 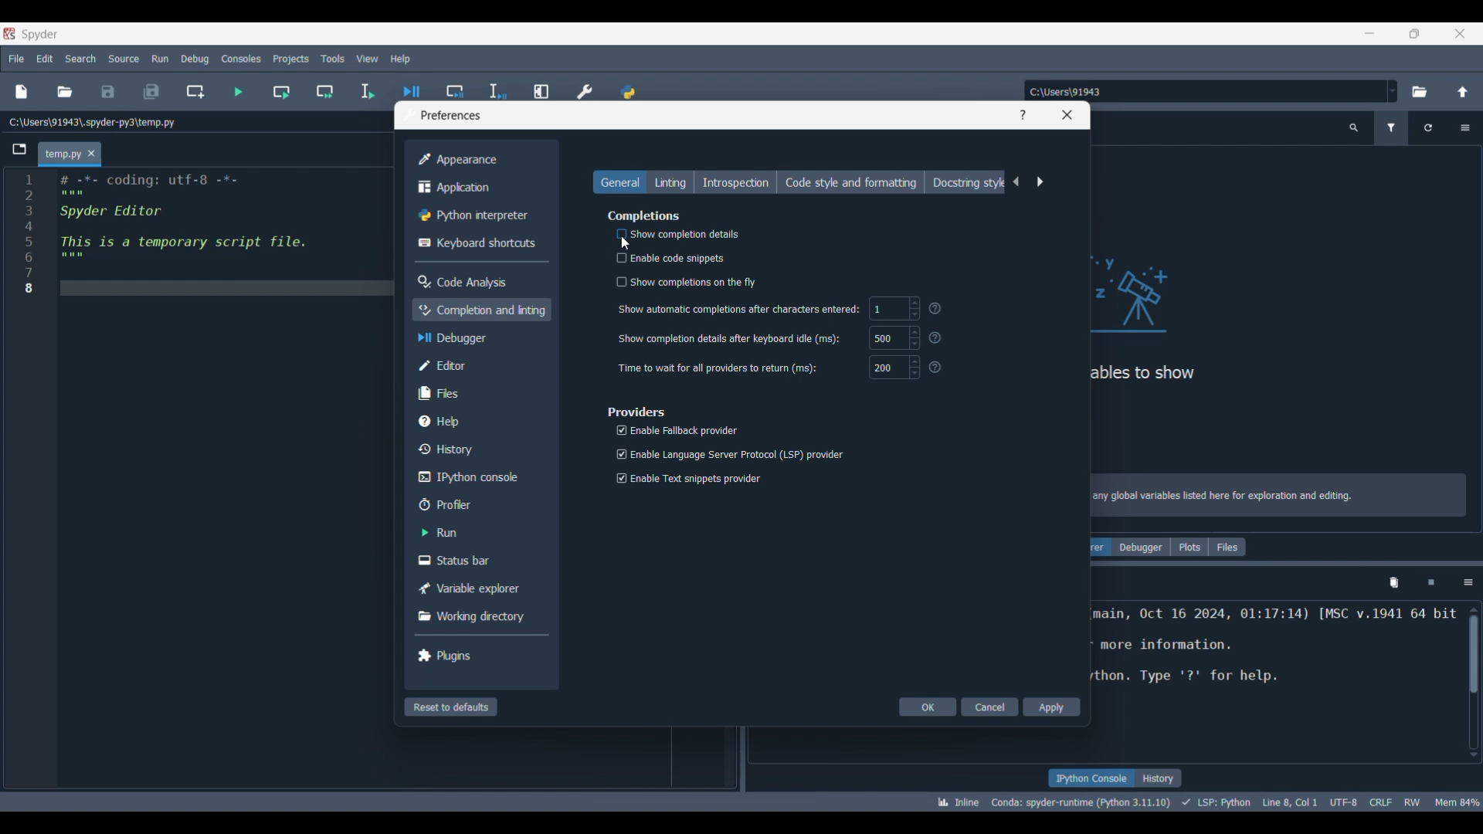 I want to click on Keyboard shortcuts, so click(x=478, y=243).